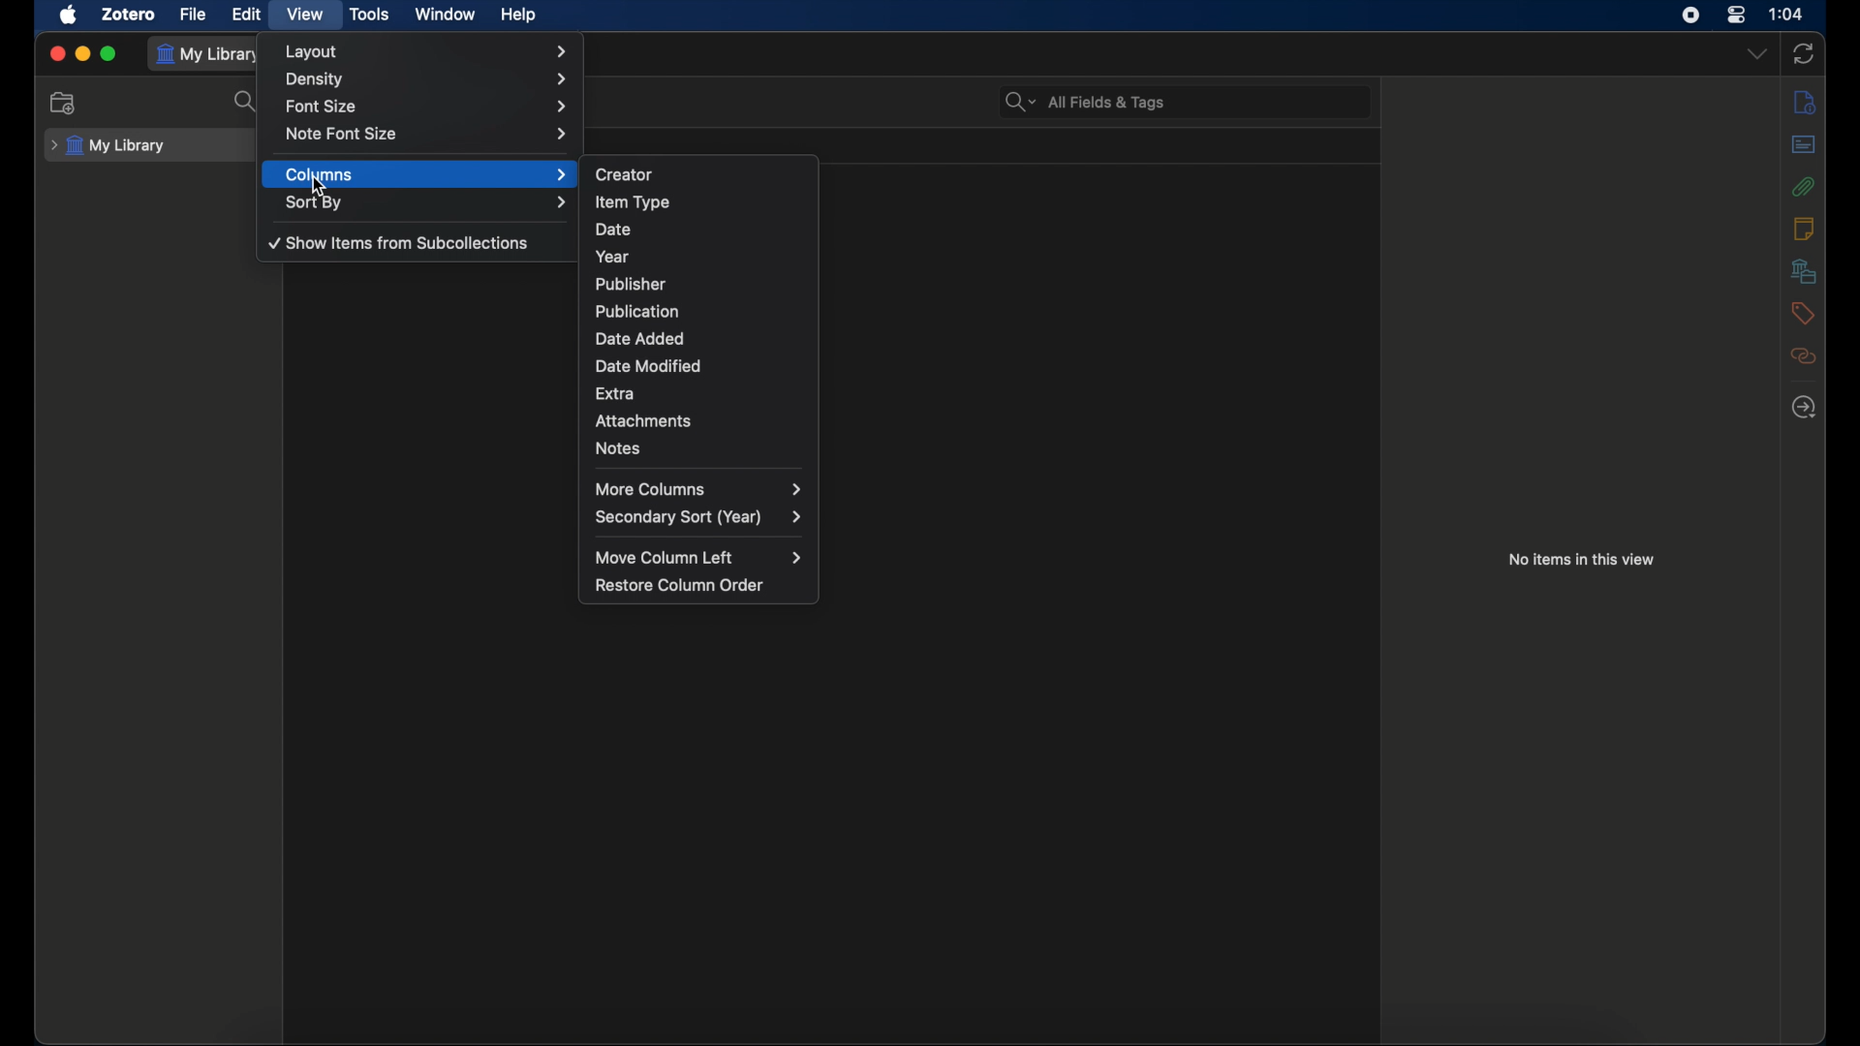  Describe the element at coordinates (304, 15) in the screenshot. I see `view` at that location.